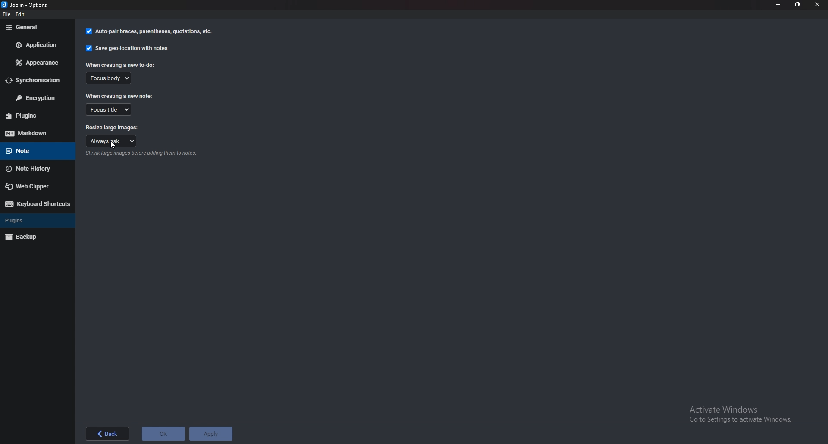 This screenshot has height=444, width=828. Describe the element at coordinates (120, 96) in the screenshot. I see `When creating a new note` at that location.